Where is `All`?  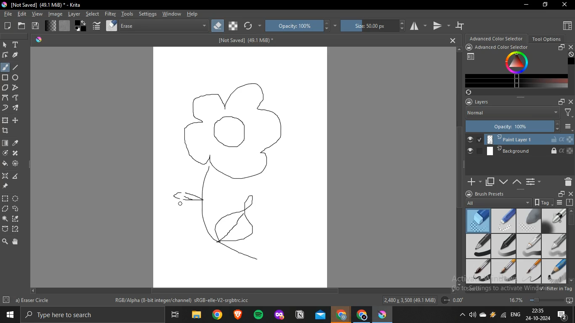 All is located at coordinates (498, 202).